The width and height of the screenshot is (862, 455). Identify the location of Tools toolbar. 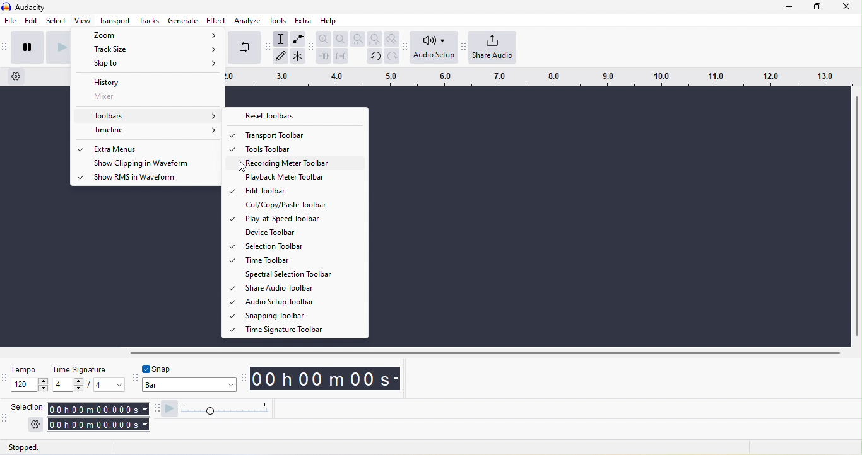
(302, 148).